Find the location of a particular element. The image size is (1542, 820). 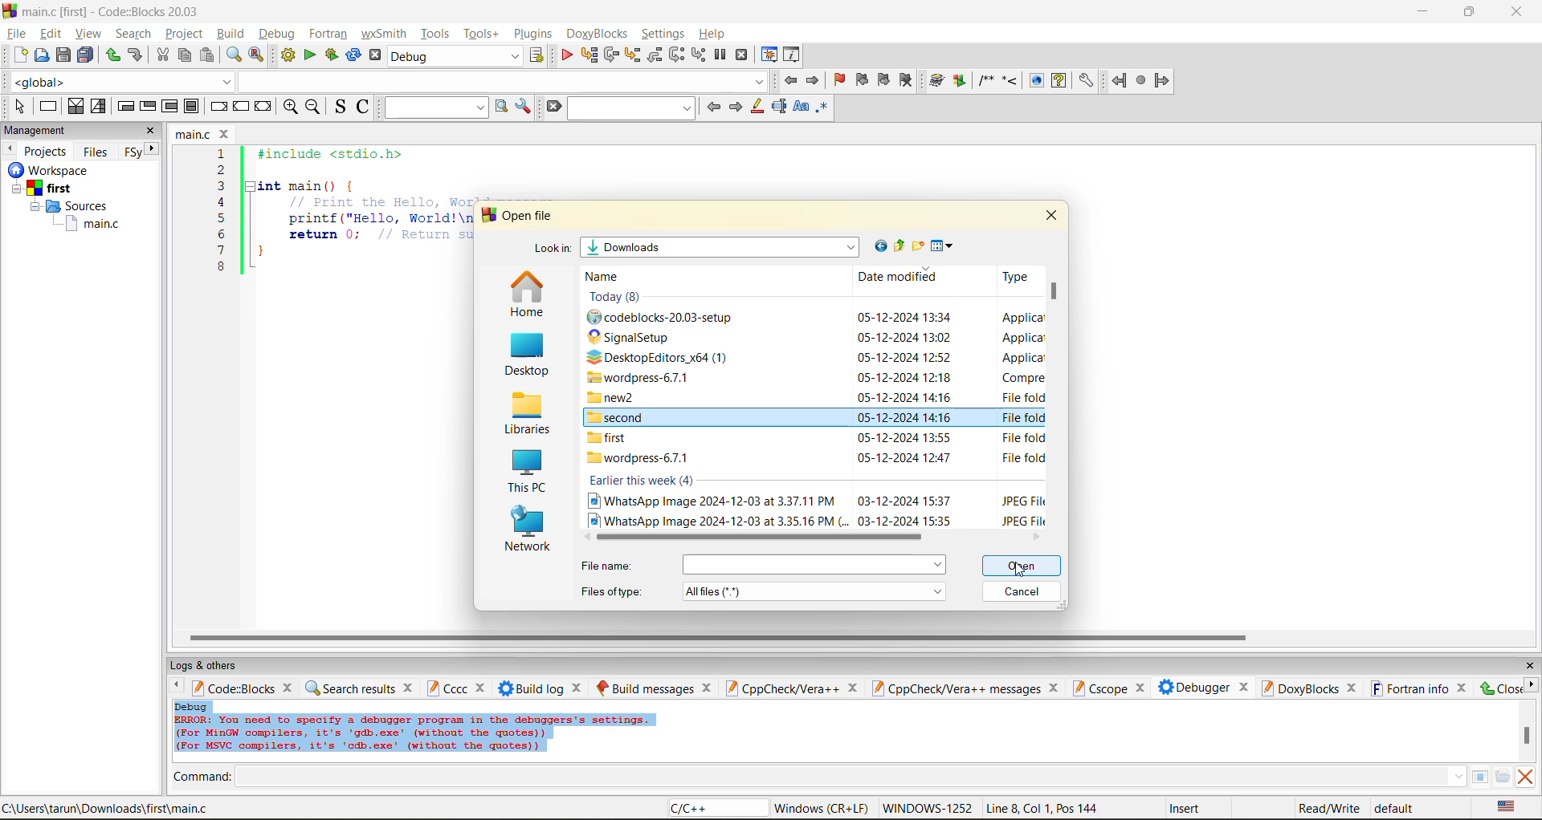

Windows 1252 is located at coordinates (928, 809).